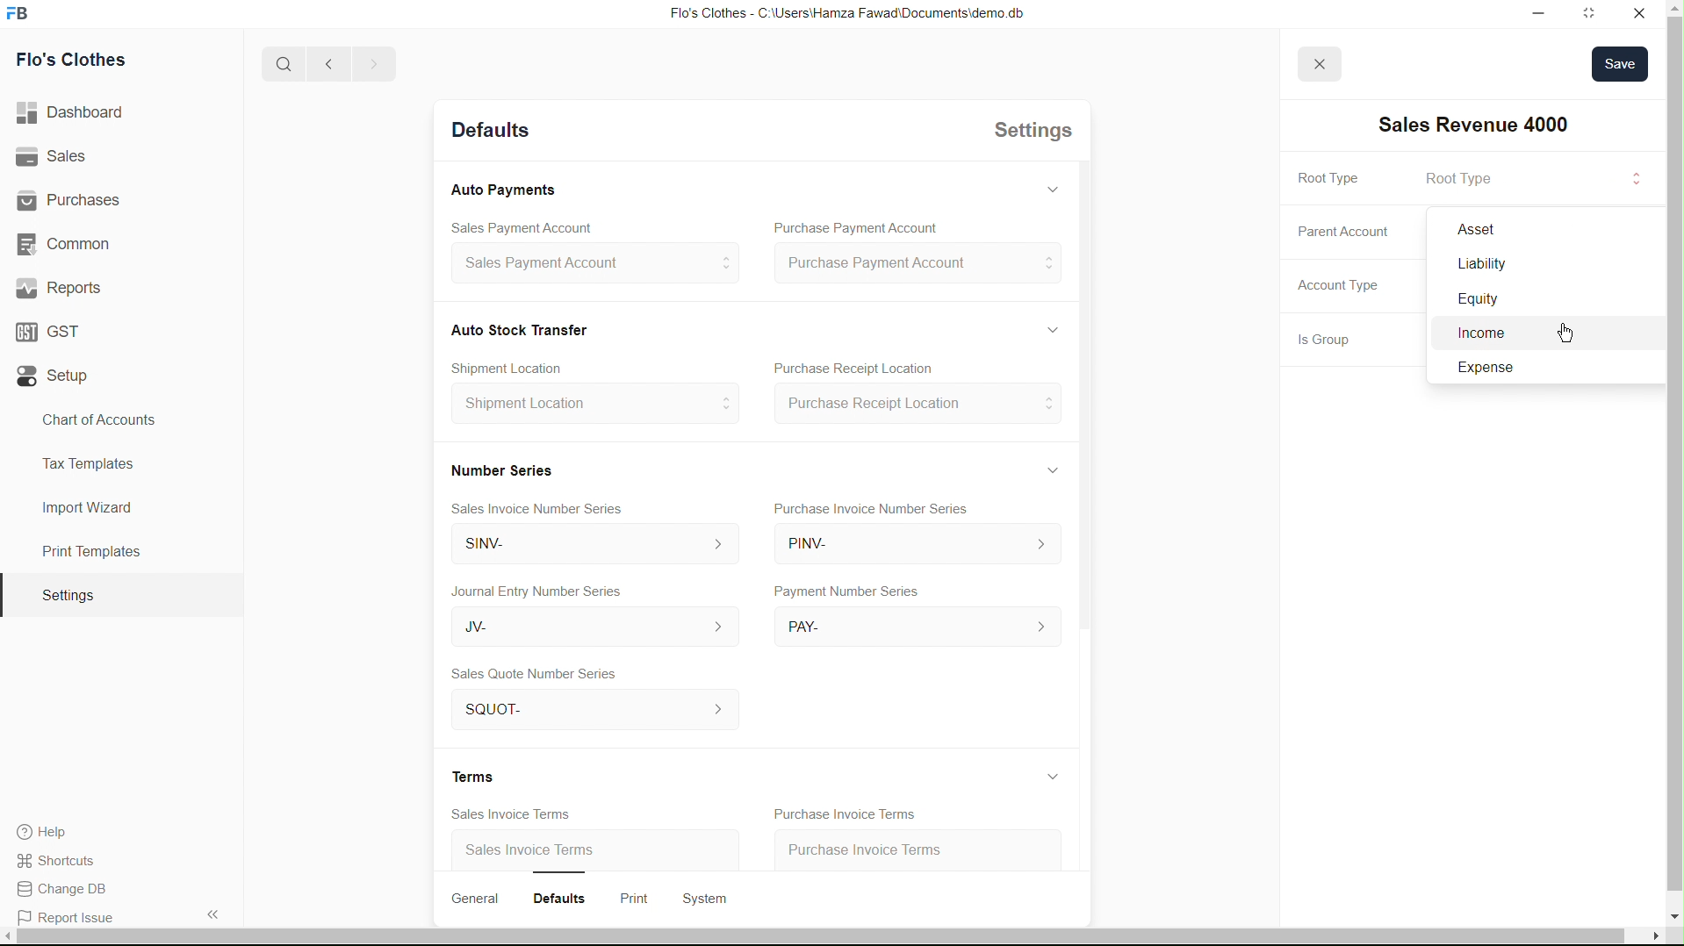 The width and height of the screenshot is (1684, 946). I want to click on sales Payment Account, so click(595, 265).